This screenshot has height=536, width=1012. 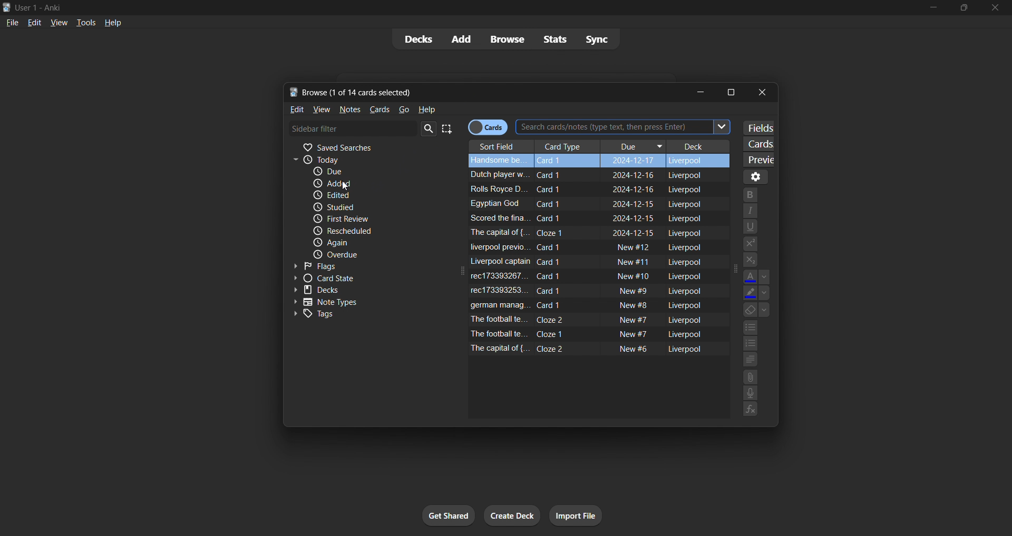 What do you see at coordinates (759, 126) in the screenshot?
I see `customize fields` at bounding box center [759, 126].